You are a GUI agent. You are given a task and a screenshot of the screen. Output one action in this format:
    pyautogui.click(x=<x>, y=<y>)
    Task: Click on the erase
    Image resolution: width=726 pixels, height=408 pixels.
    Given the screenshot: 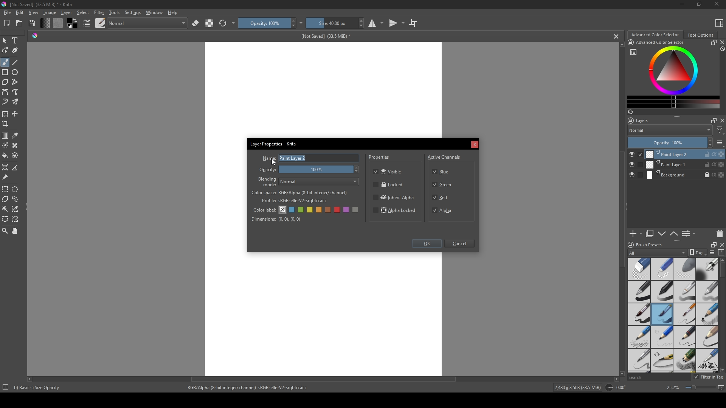 What is the action you would take?
    pyautogui.click(x=196, y=23)
    